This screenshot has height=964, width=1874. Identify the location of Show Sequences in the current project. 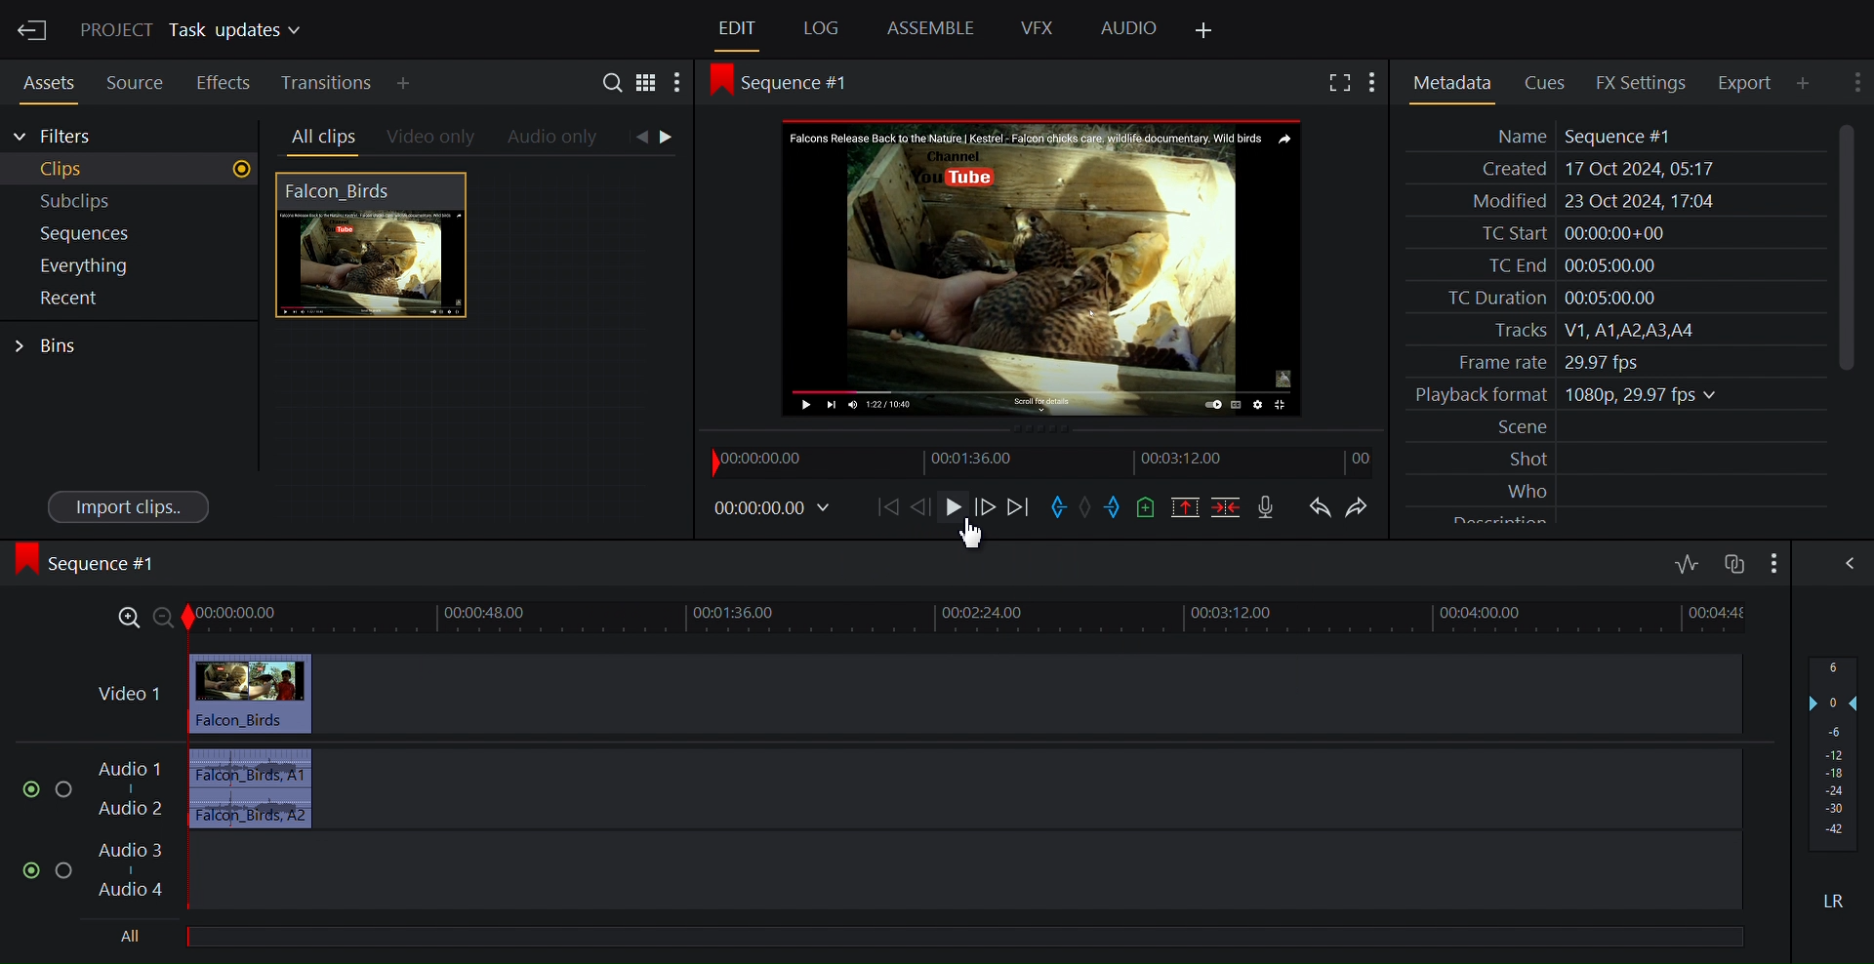
(130, 234).